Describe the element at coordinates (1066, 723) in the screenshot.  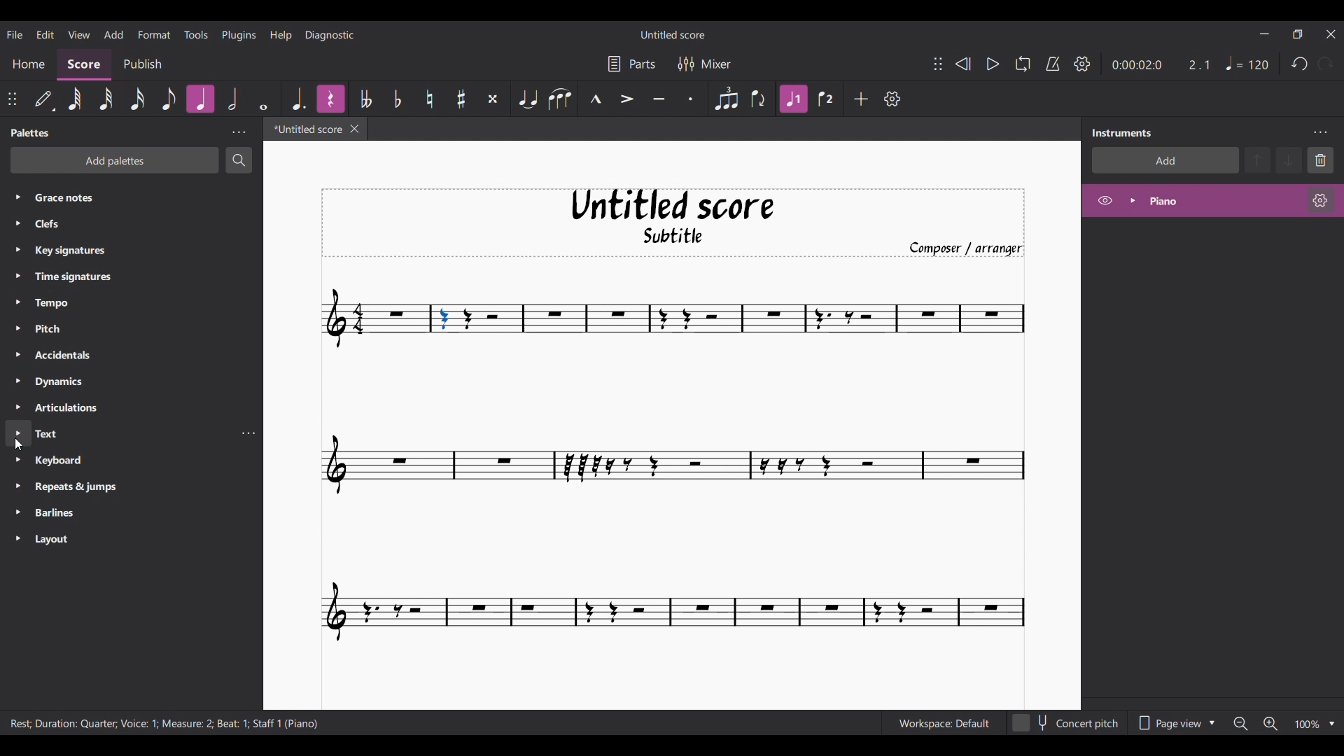
I see `Concert pitch toggle` at that location.